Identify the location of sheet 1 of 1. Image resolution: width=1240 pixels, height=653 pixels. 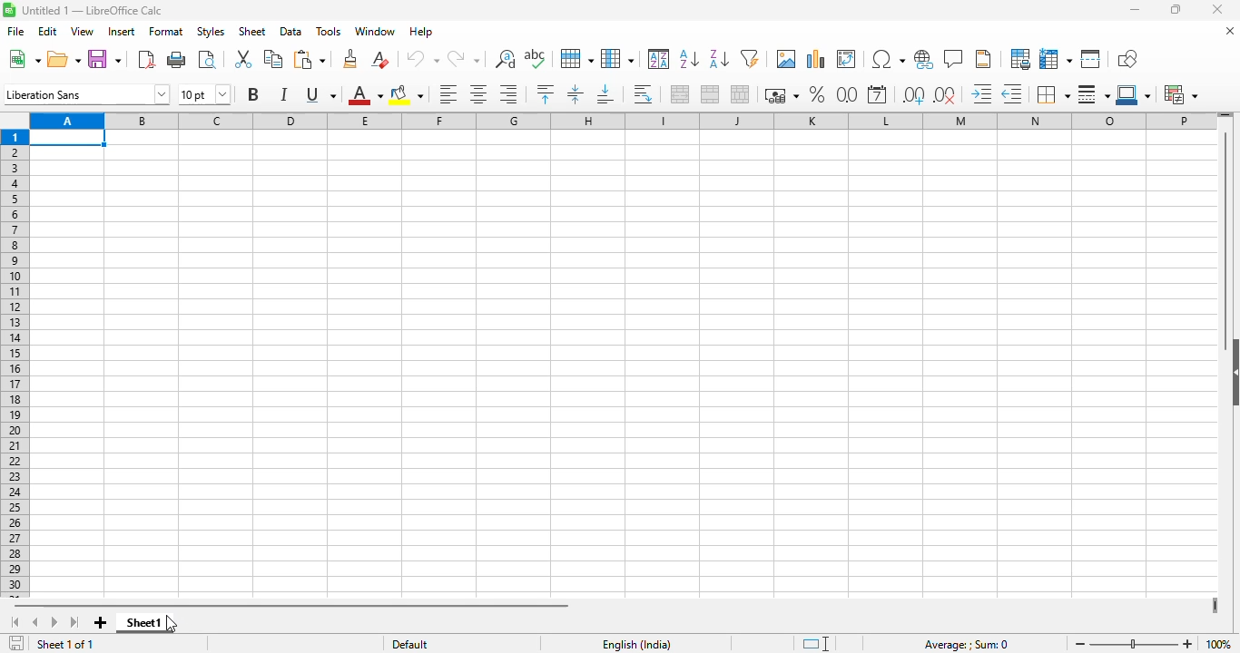
(65, 644).